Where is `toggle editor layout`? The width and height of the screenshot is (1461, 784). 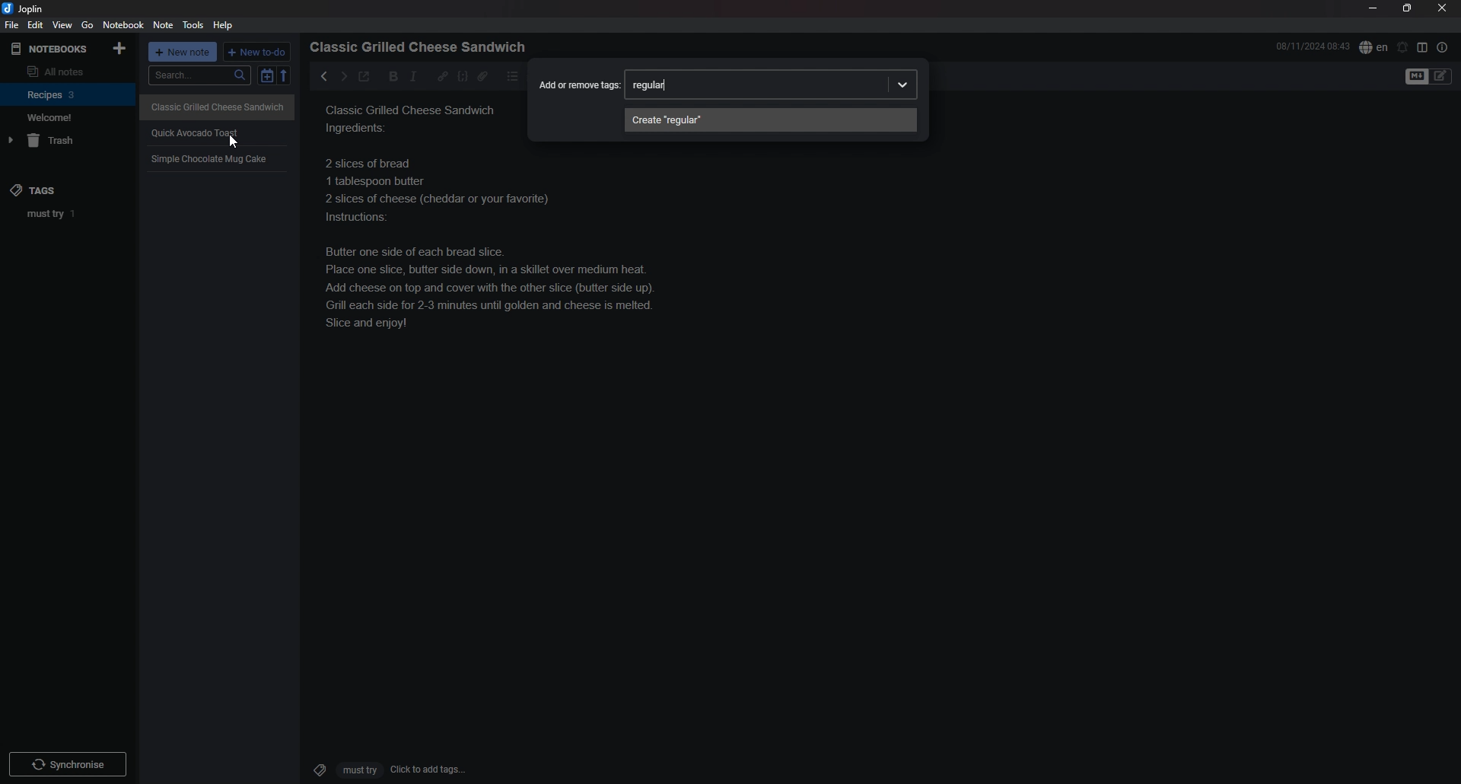
toggle editor layout is located at coordinates (1423, 47).